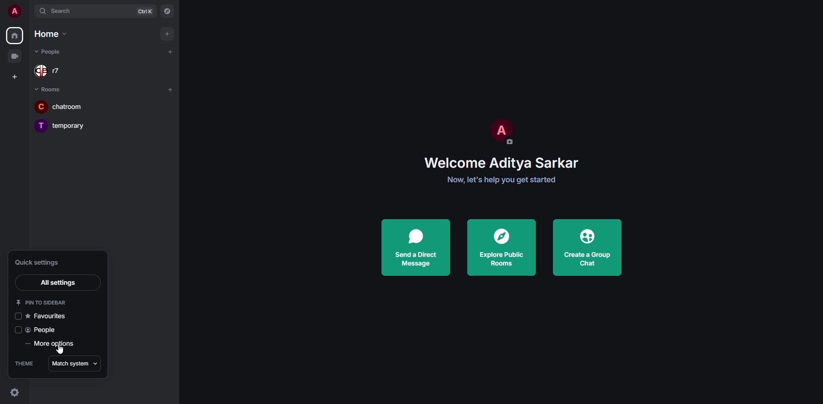 This screenshot has height=404, width=823. I want to click on profile pic, so click(500, 129).